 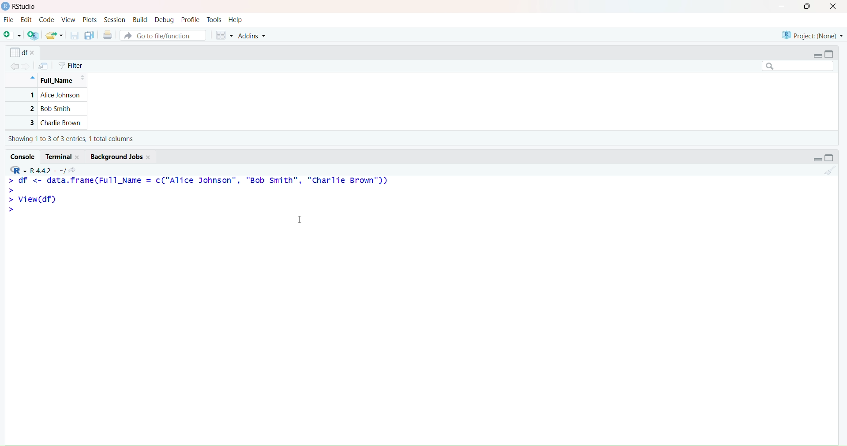 What do you see at coordinates (26, 19) in the screenshot?
I see `Edit` at bounding box center [26, 19].